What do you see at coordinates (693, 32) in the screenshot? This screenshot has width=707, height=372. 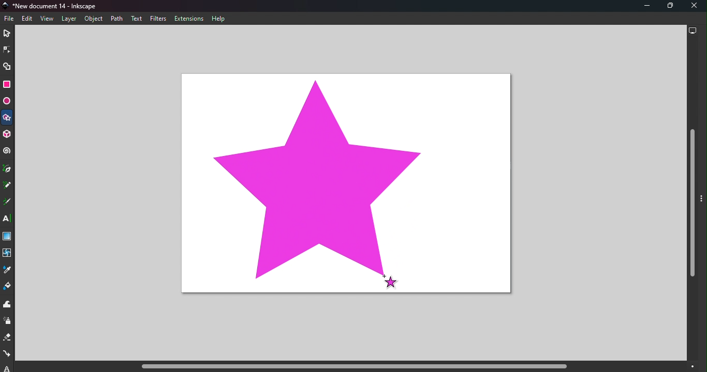 I see `Display options` at bounding box center [693, 32].